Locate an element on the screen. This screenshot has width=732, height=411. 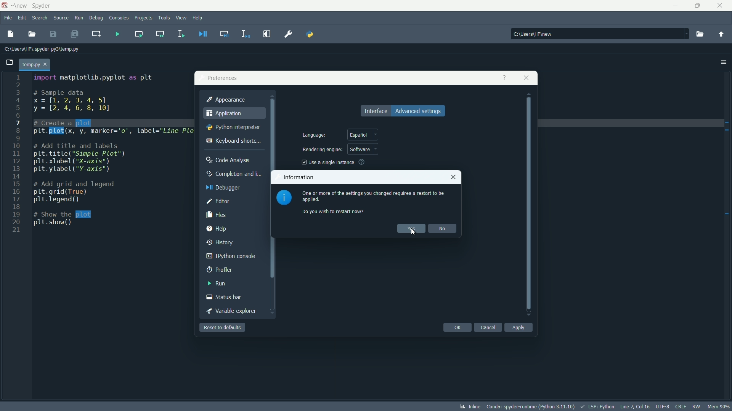
run file is located at coordinates (117, 34).